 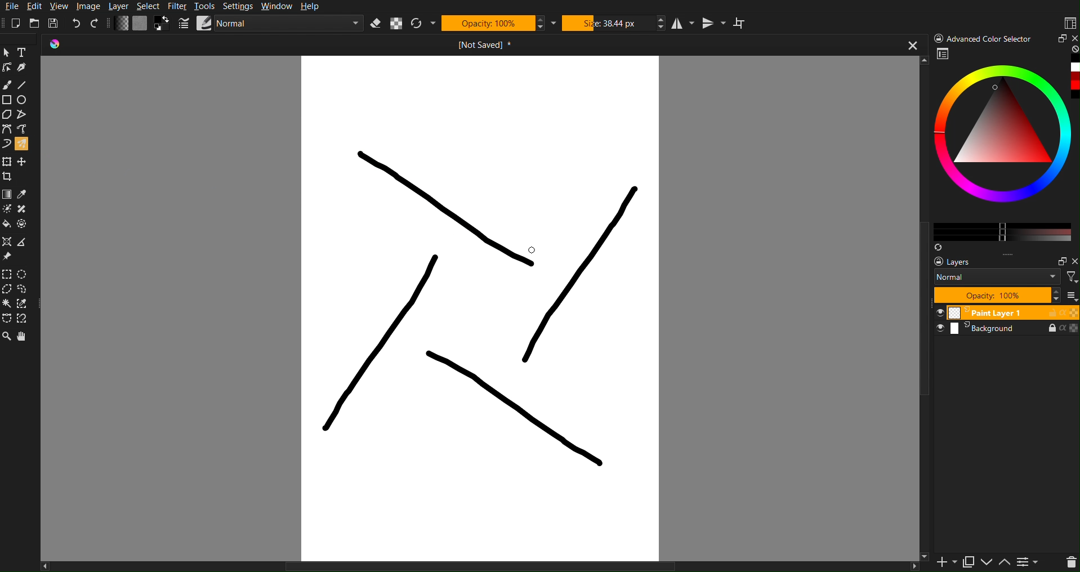 I want to click on Swap background and foreground, so click(x=163, y=23).